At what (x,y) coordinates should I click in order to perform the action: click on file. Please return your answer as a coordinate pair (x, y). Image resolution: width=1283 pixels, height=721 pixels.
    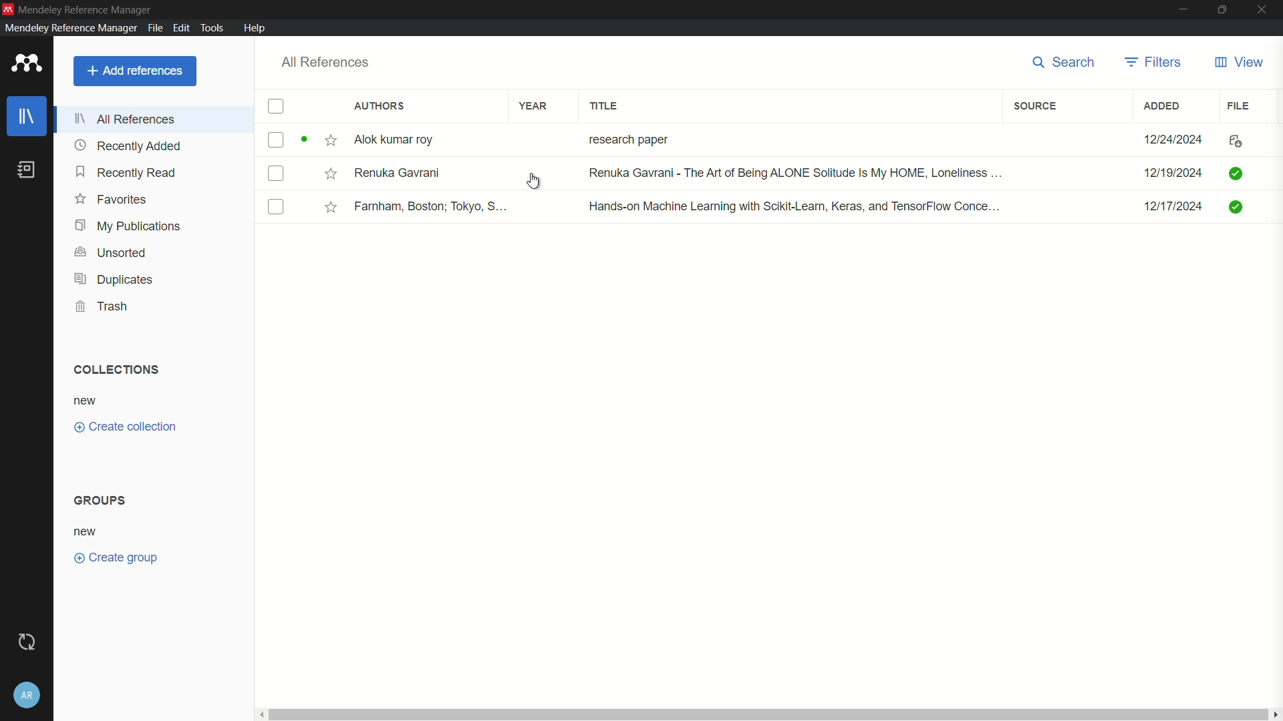
    Looking at the image, I should click on (1233, 141).